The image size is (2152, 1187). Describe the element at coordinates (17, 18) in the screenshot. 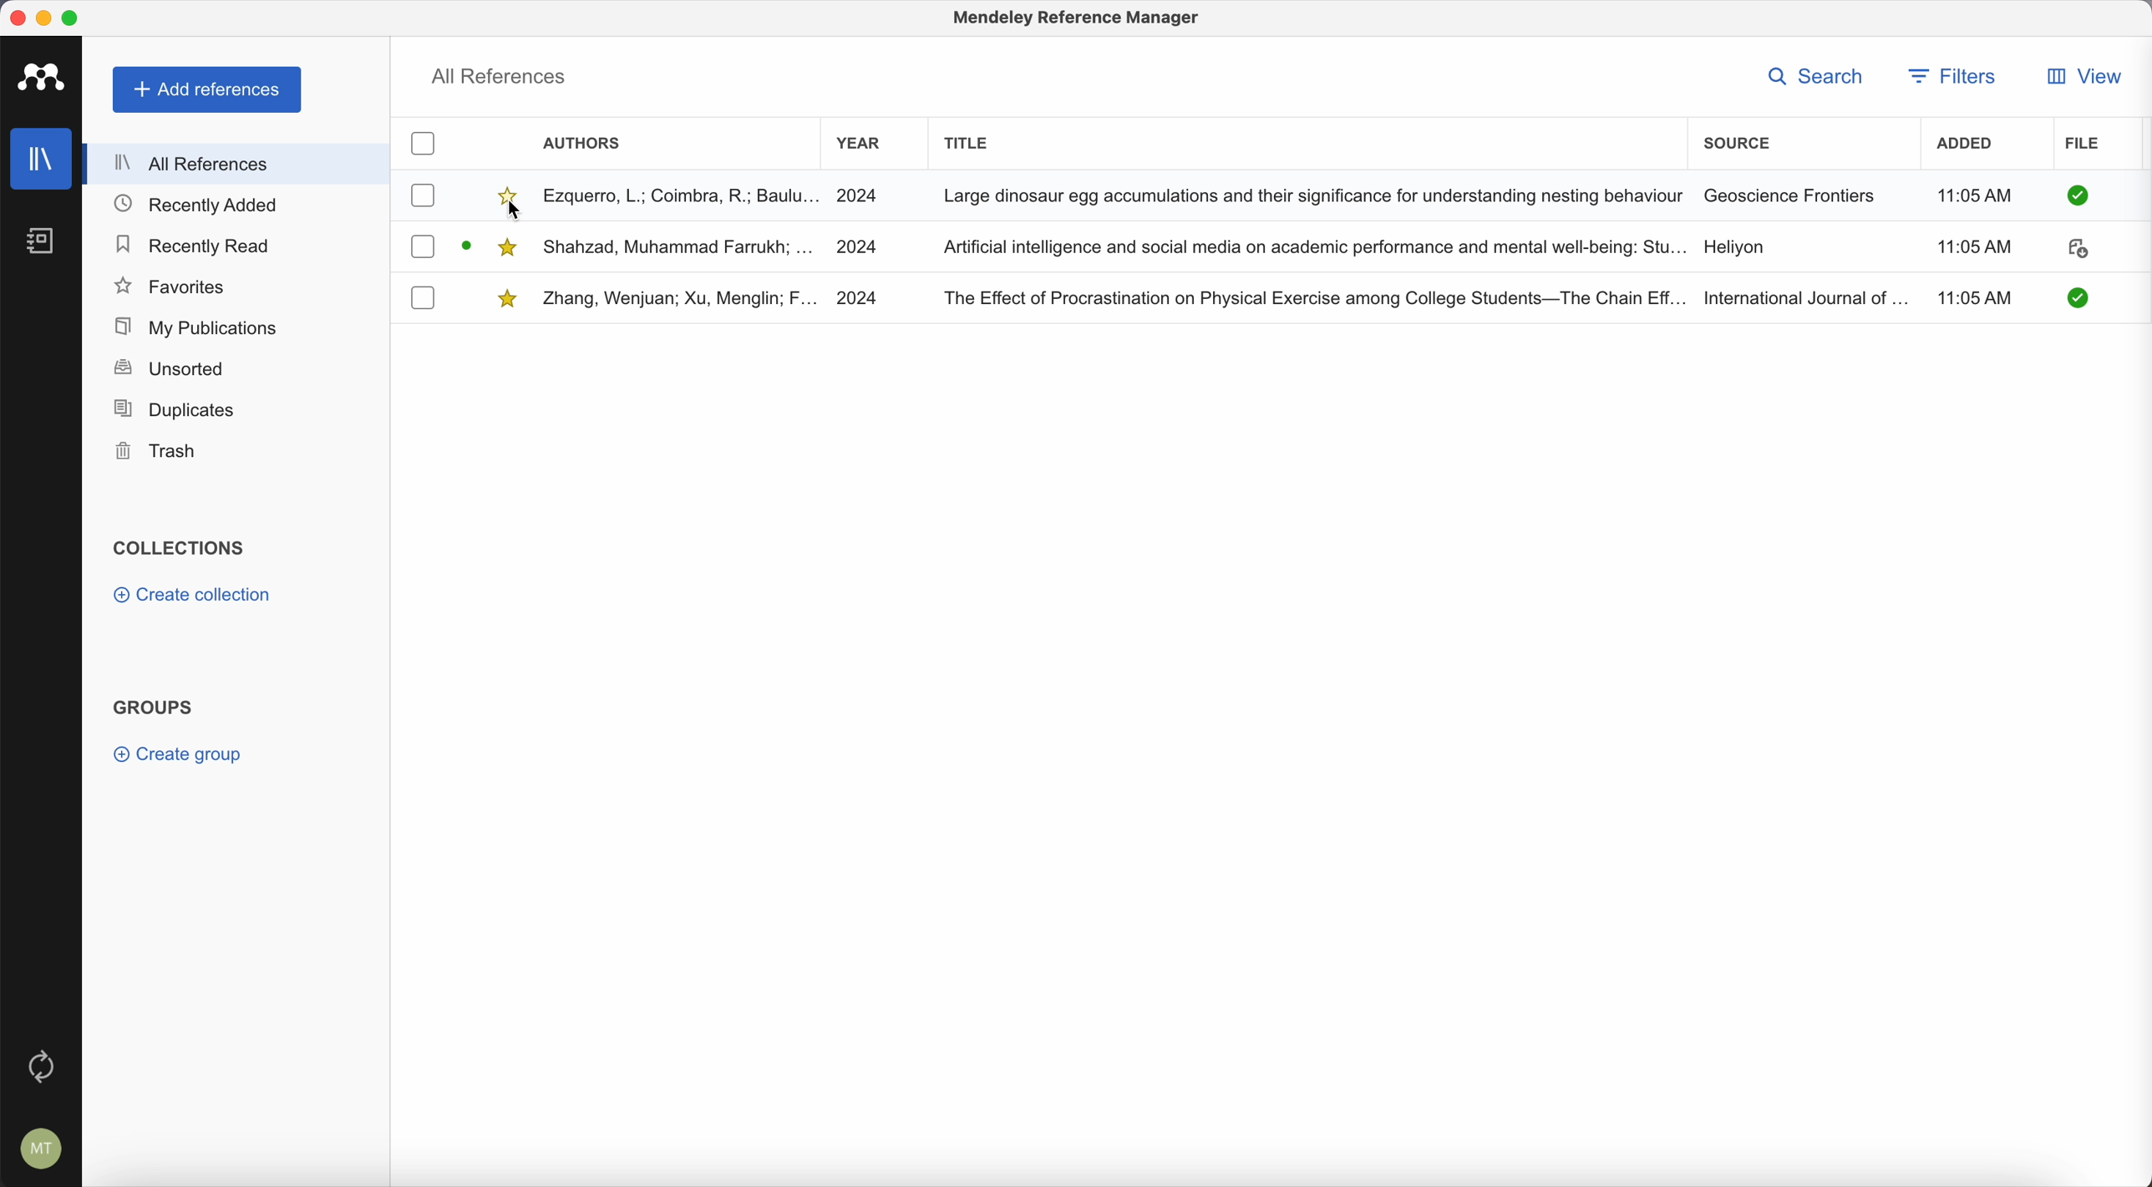

I see `close program` at that location.